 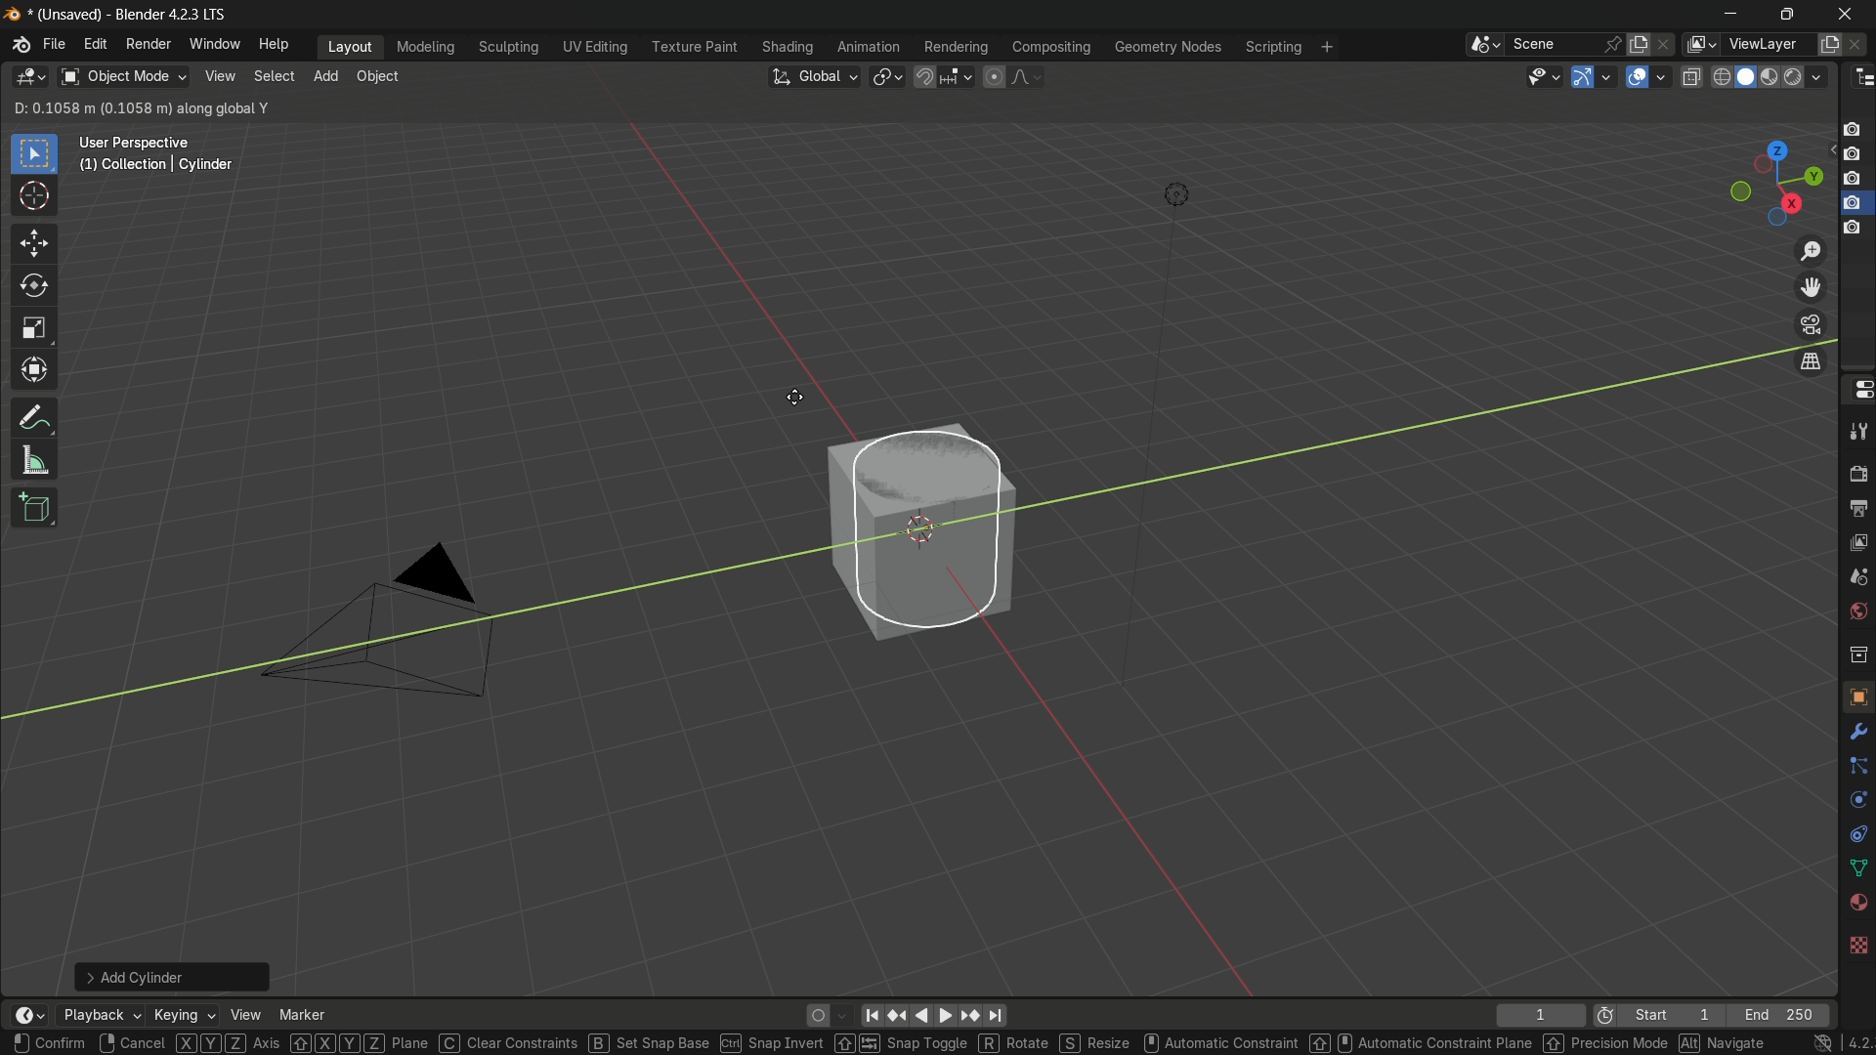 I want to click on shading menu, so click(x=789, y=48).